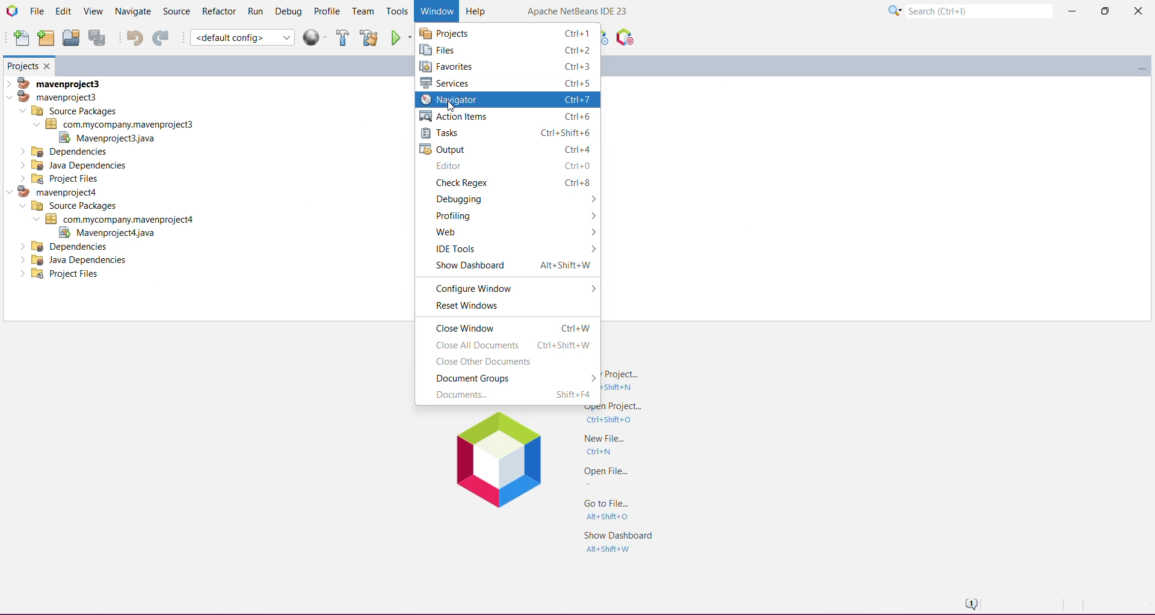 This screenshot has width=1155, height=615. Describe the element at coordinates (66, 206) in the screenshot. I see `Source Packages` at that location.